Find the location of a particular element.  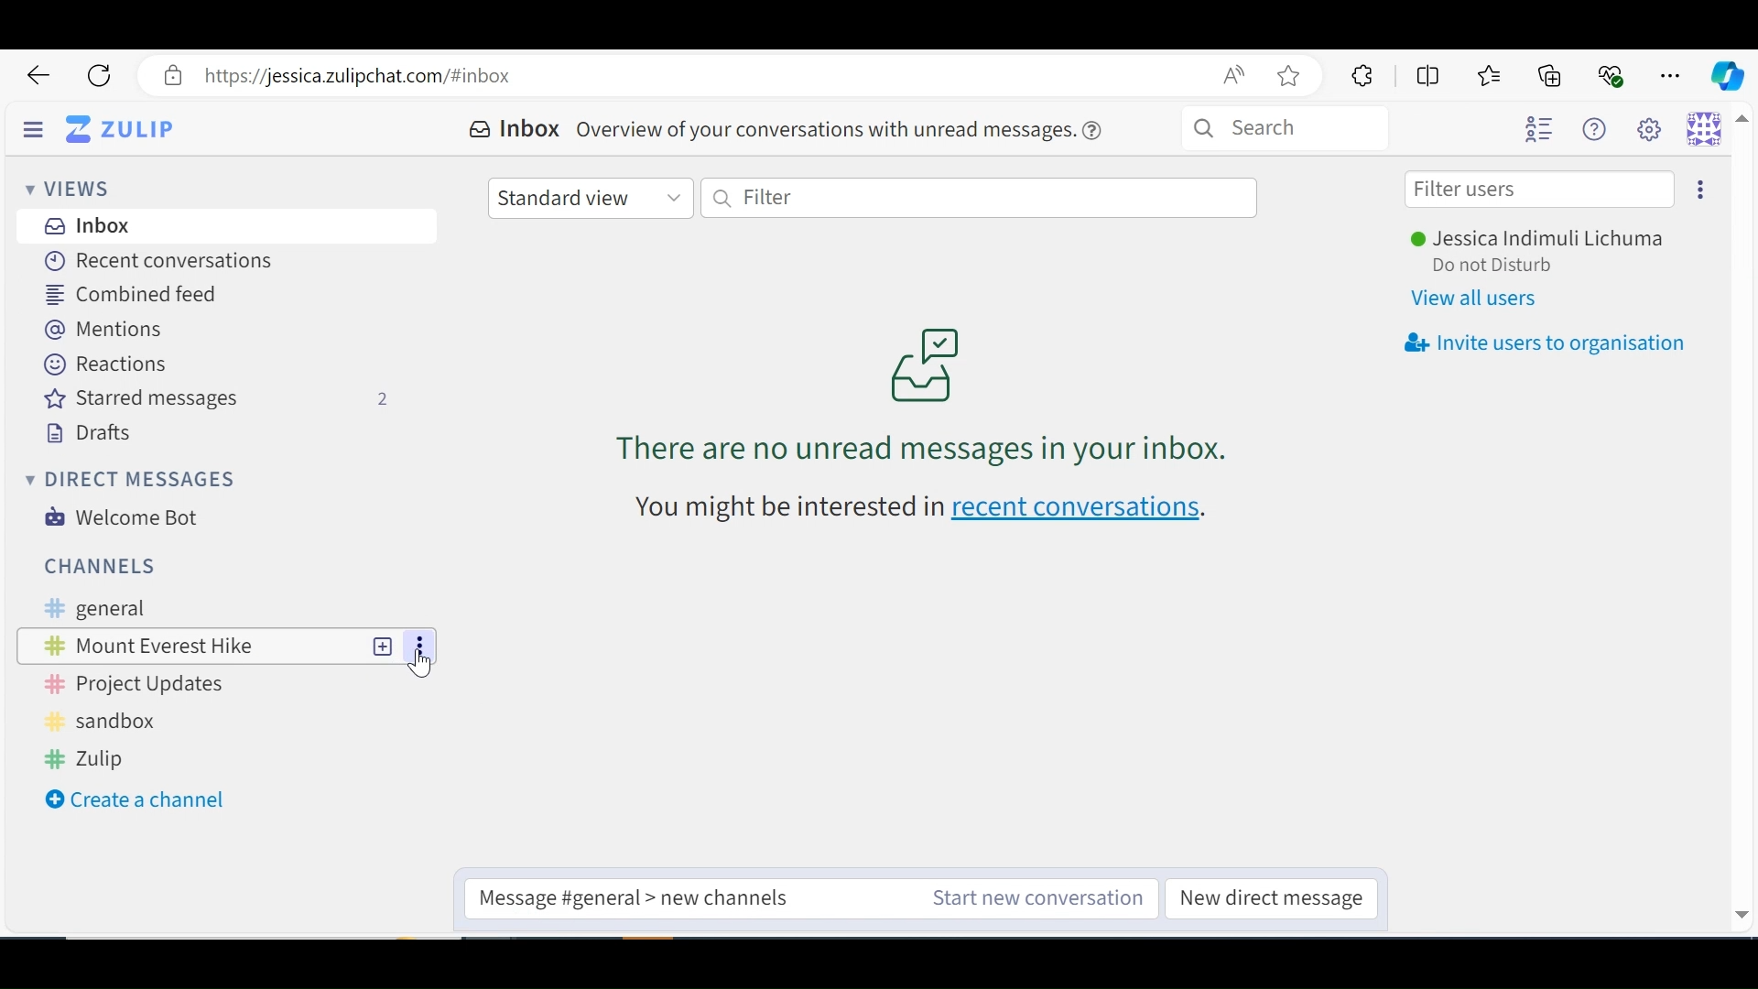

Inbox is located at coordinates (517, 130).